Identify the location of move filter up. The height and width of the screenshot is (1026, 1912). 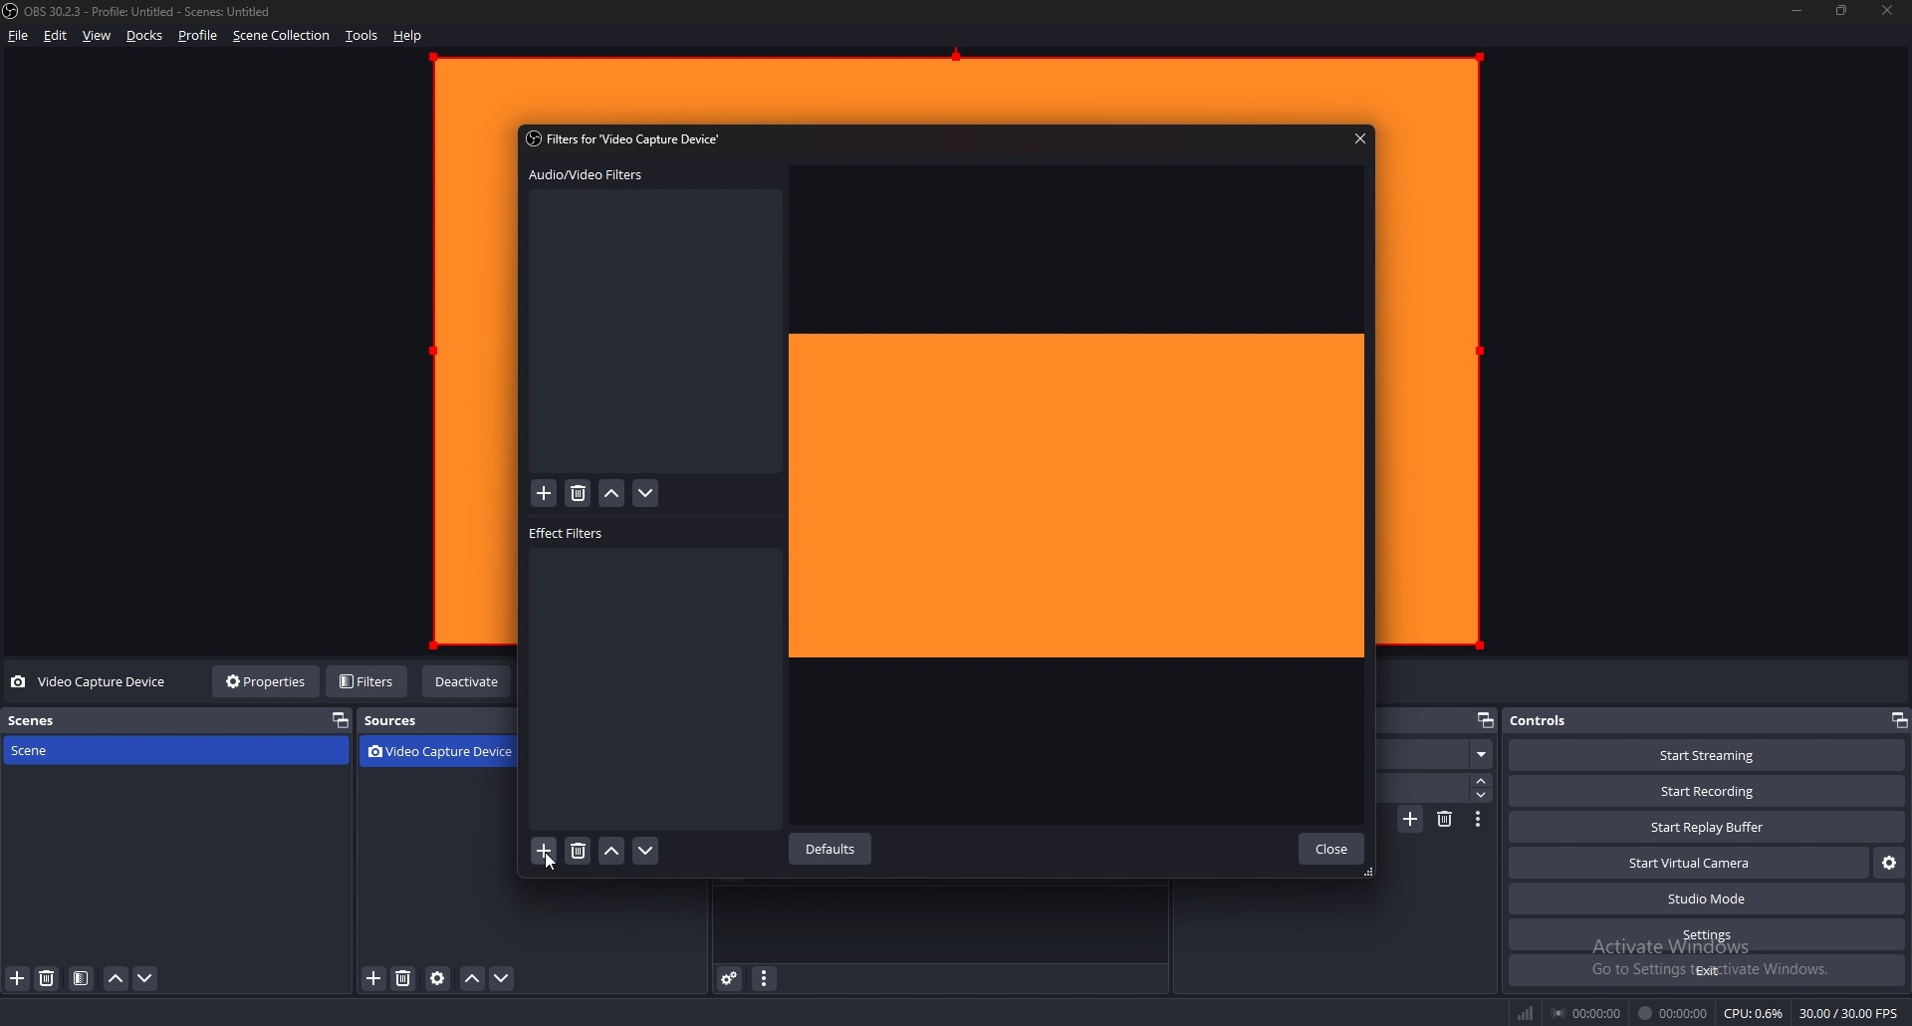
(612, 852).